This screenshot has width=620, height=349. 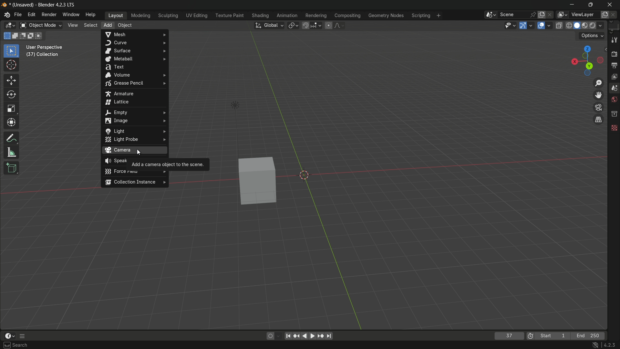 What do you see at coordinates (541, 26) in the screenshot?
I see `show overlay` at bounding box center [541, 26].